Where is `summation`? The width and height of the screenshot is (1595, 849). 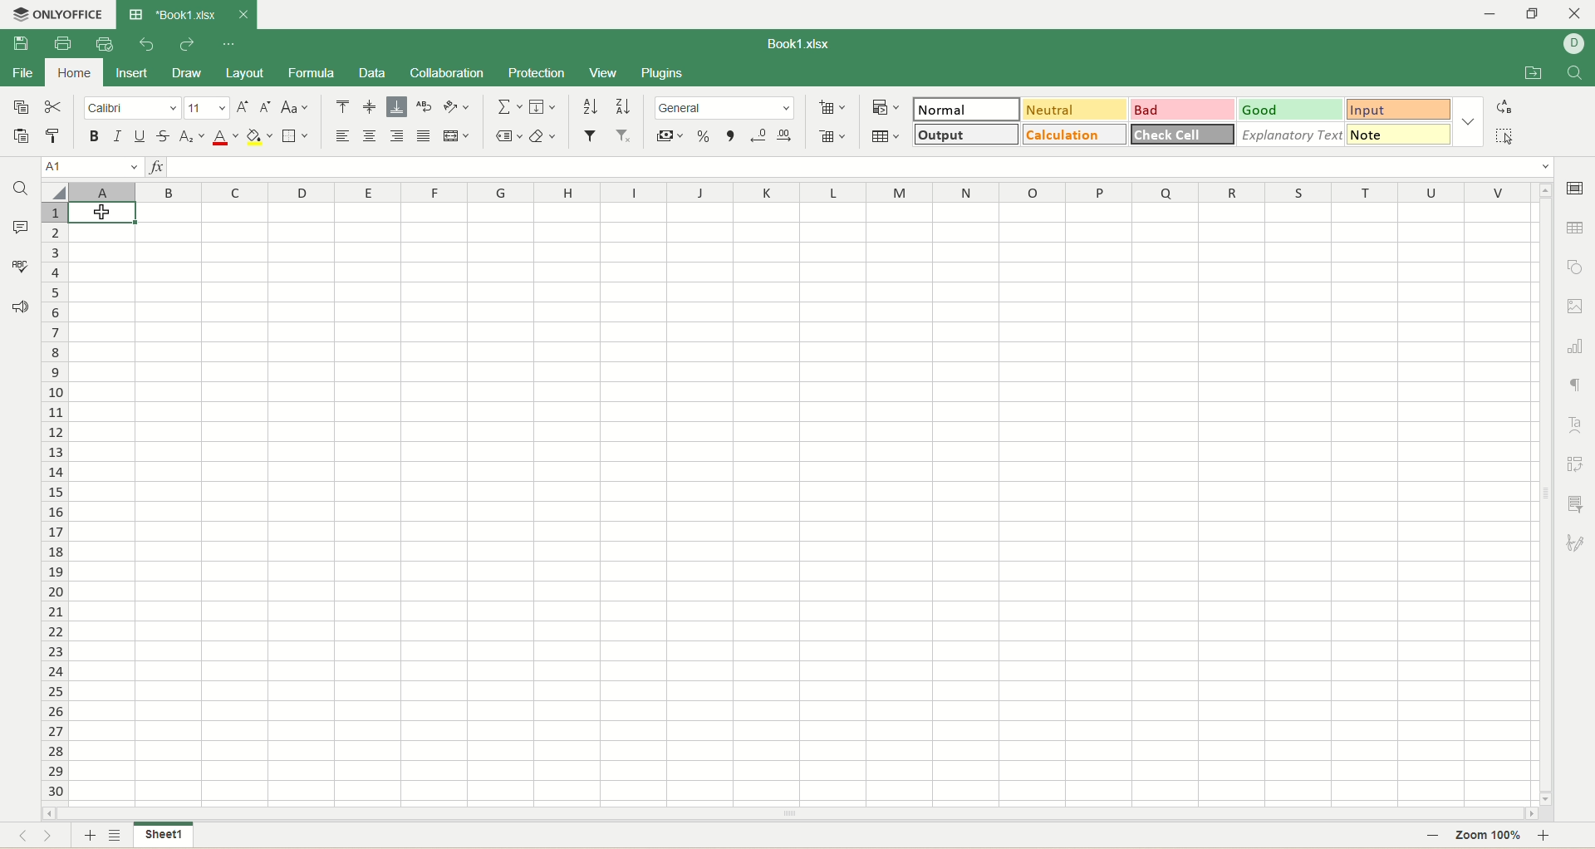
summation is located at coordinates (510, 106).